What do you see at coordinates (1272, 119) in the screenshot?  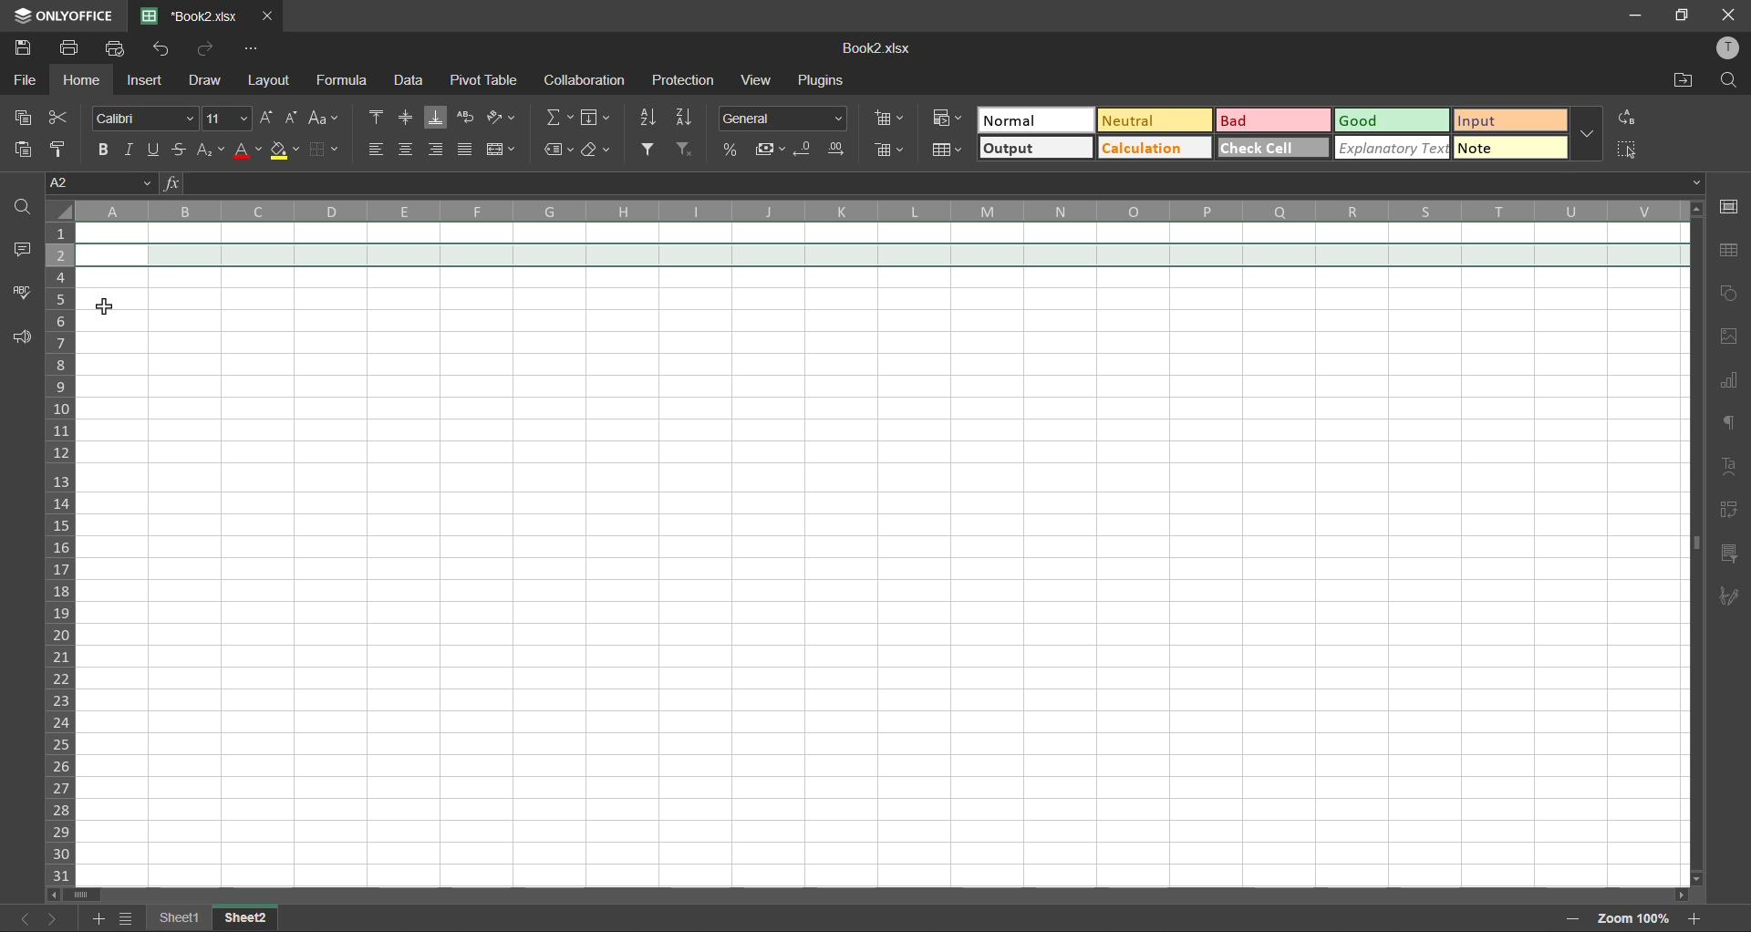 I see `bad` at bounding box center [1272, 119].